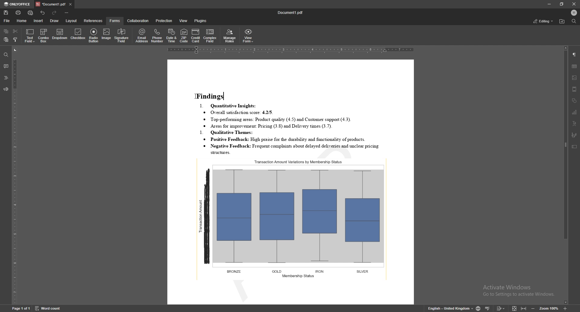  What do you see at coordinates (70, 5) in the screenshot?
I see `close tab` at bounding box center [70, 5].